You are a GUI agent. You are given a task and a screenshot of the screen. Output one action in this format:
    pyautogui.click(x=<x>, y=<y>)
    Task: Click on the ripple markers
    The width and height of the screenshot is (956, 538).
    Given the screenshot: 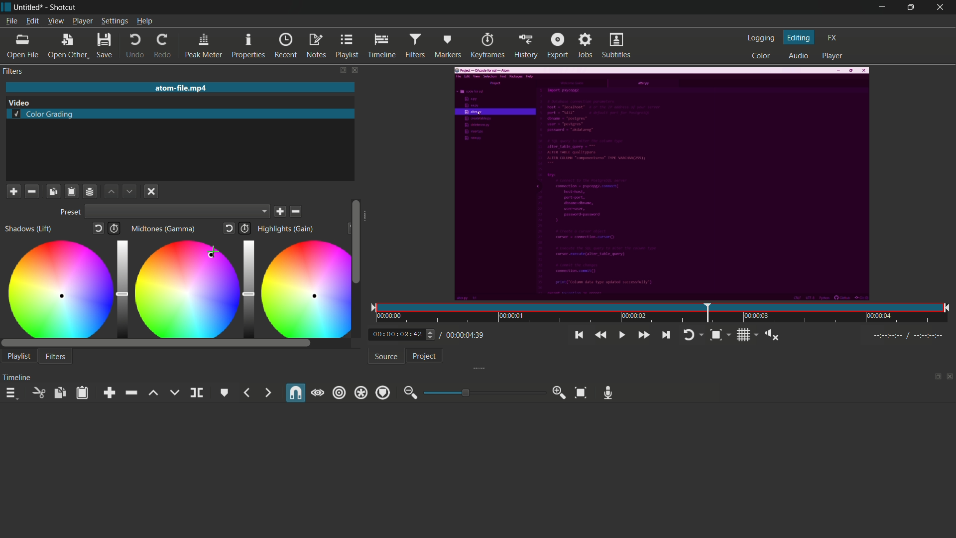 What is the action you would take?
    pyautogui.click(x=383, y=393)
    